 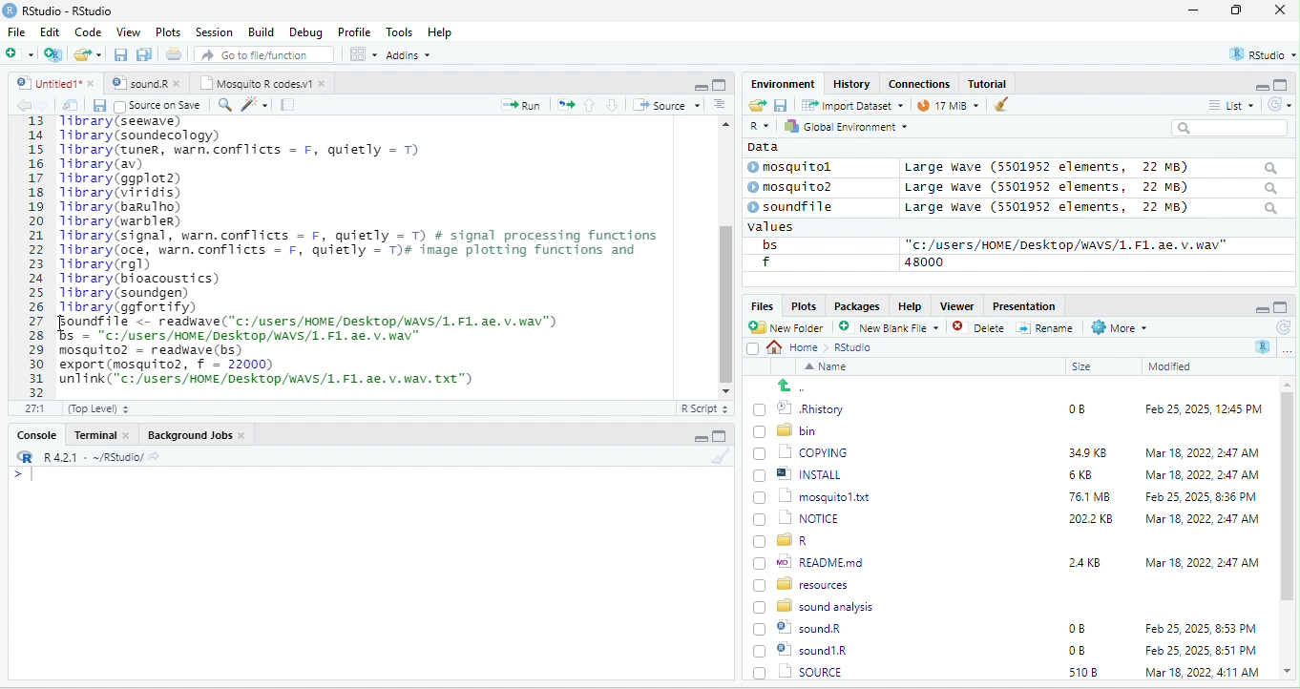 What do you see at coordinates (1092, 209) in the screenshot?
I see `Large wave (5501952 elements, 22 MB)` at bounding box center [1092, 209].